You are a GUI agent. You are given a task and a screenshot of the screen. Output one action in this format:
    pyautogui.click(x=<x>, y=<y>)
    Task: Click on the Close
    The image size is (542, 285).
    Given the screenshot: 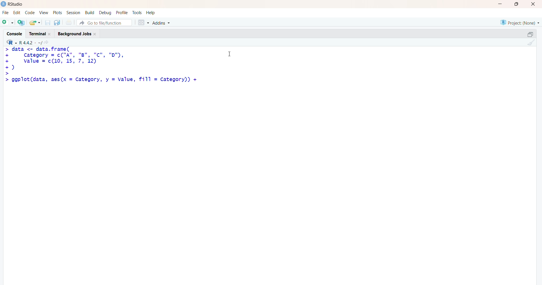 What is the action you would take?
    pyautogui.click(x=532, y=4)
    